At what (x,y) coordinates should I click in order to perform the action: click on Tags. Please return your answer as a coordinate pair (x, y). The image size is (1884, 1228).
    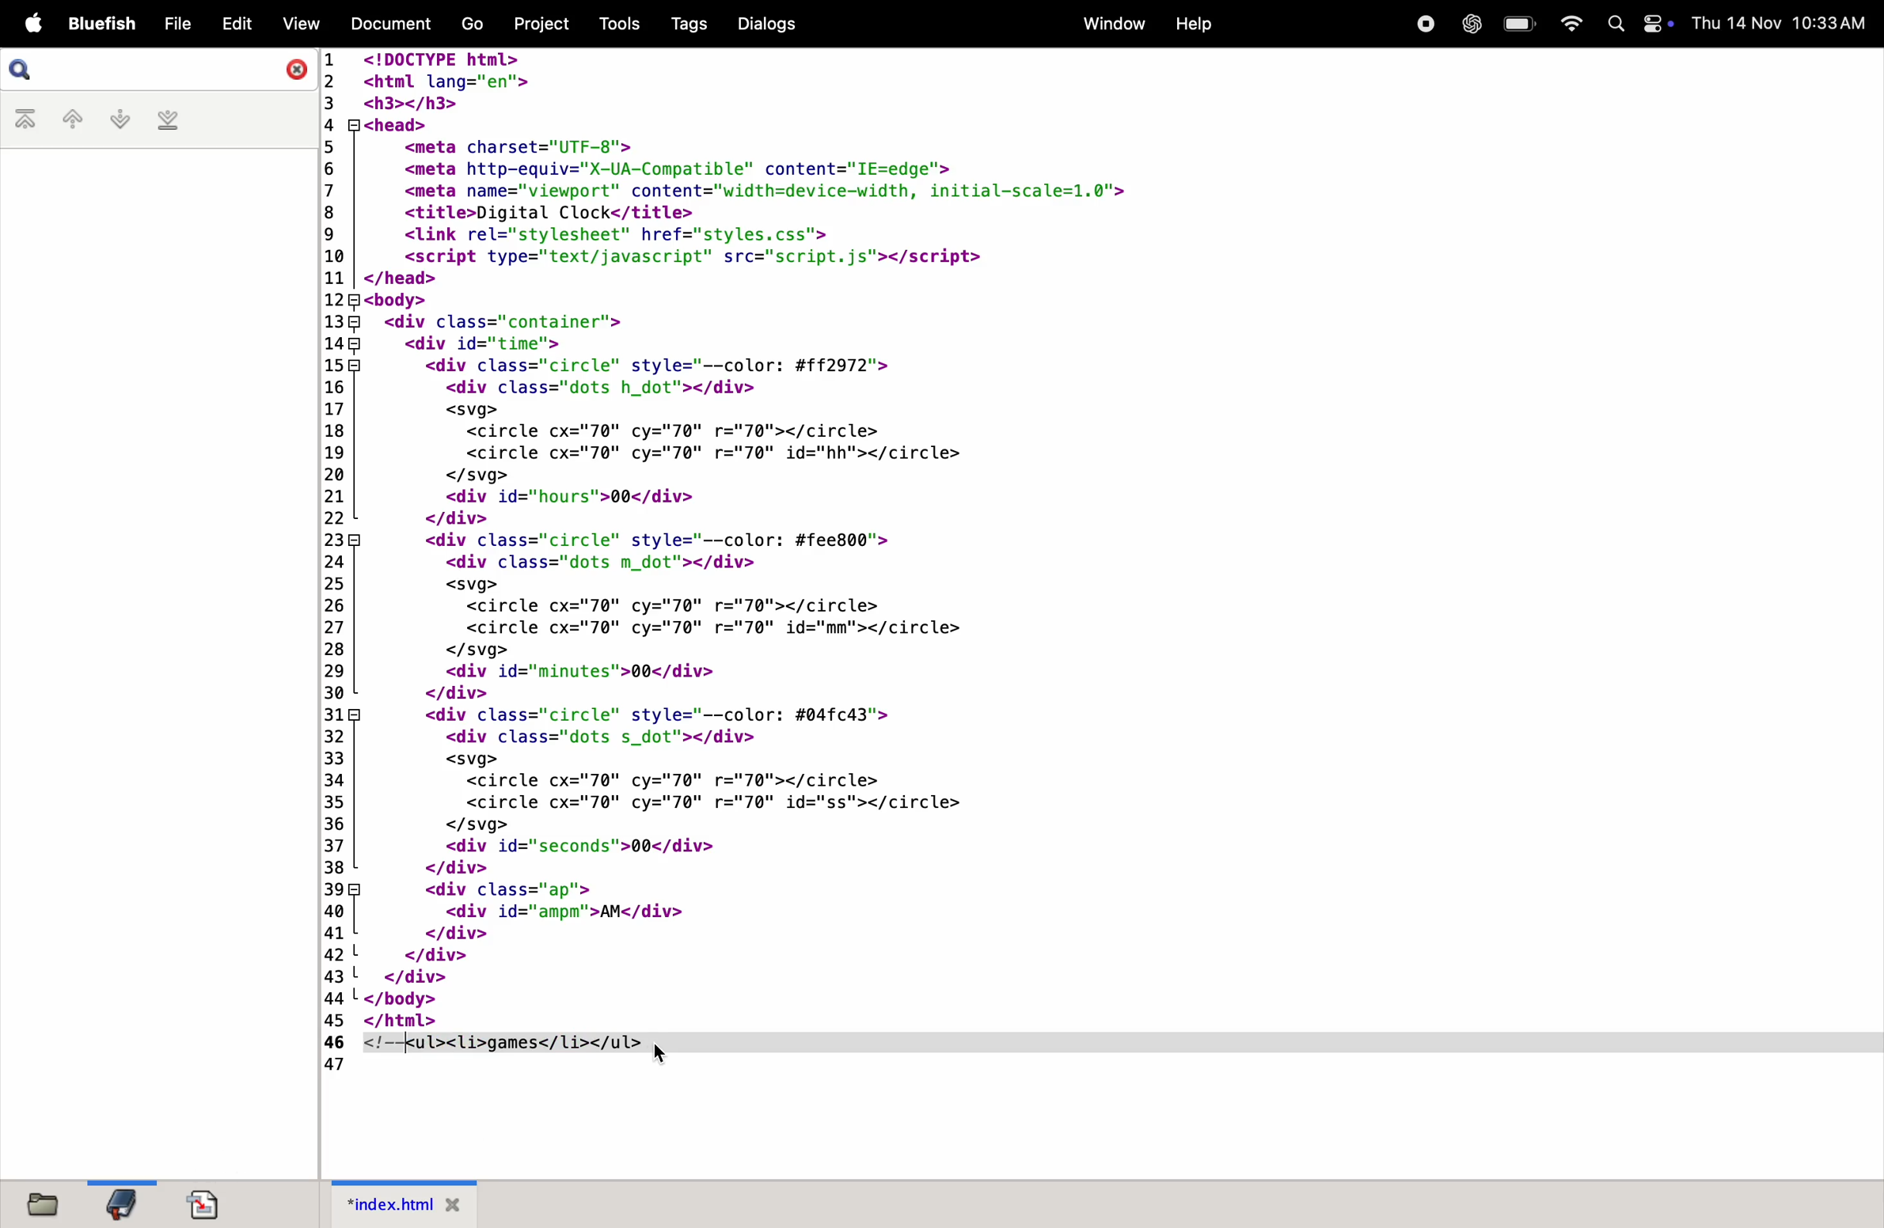
    Looking at the image, I should click on (686, 25).